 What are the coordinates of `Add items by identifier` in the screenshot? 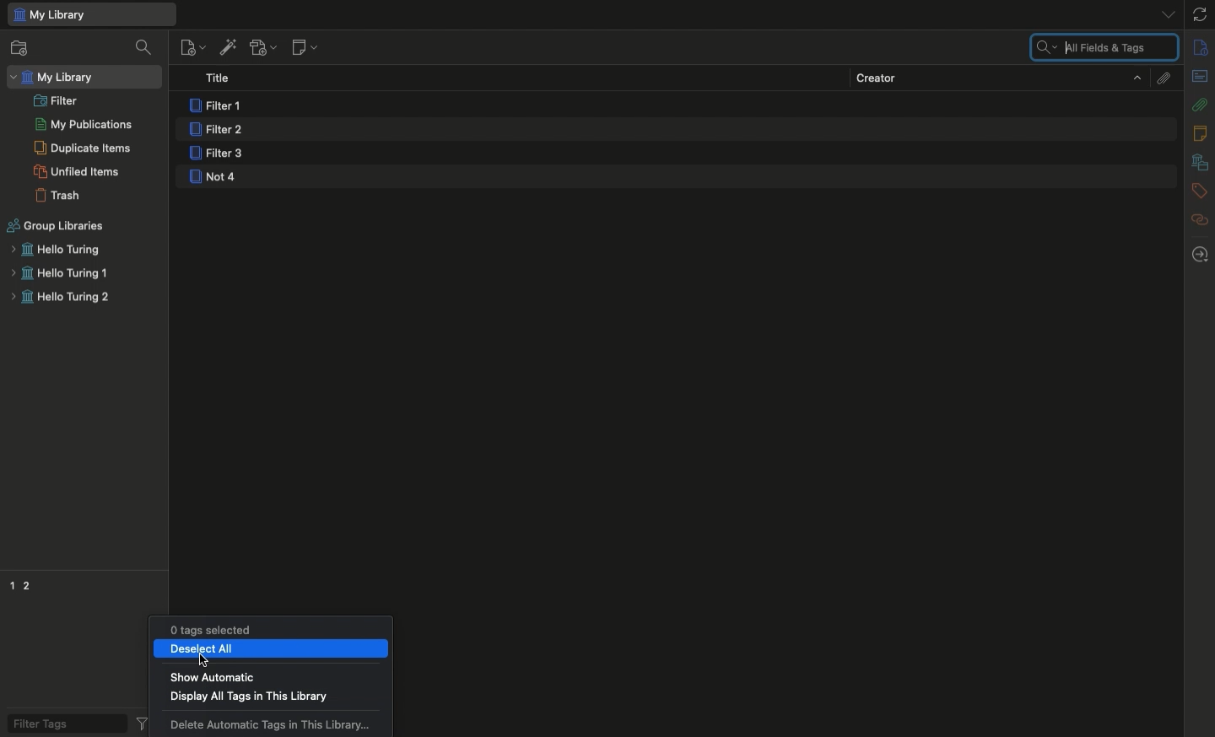 It's located at (227, 47).